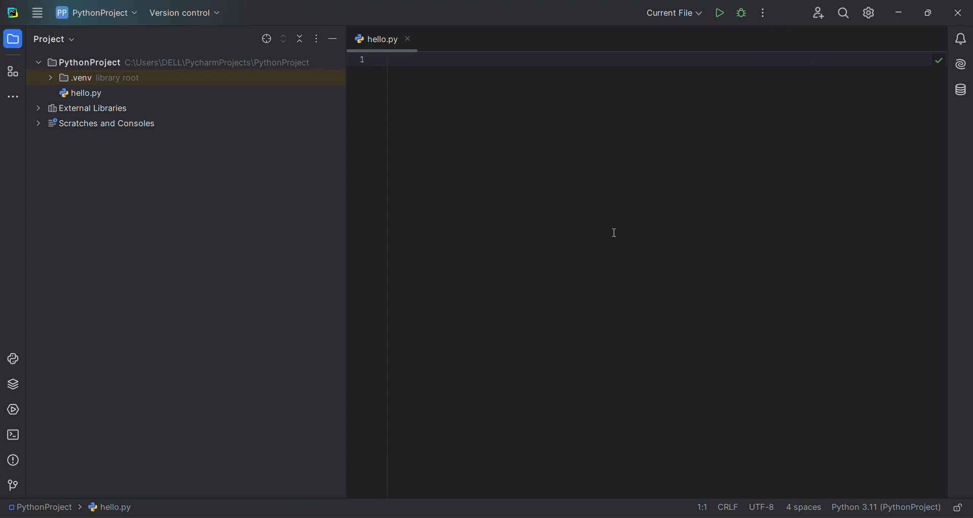  Describe the element at coordinates (742, 14) in the screenshot. I see `debug` at that location.